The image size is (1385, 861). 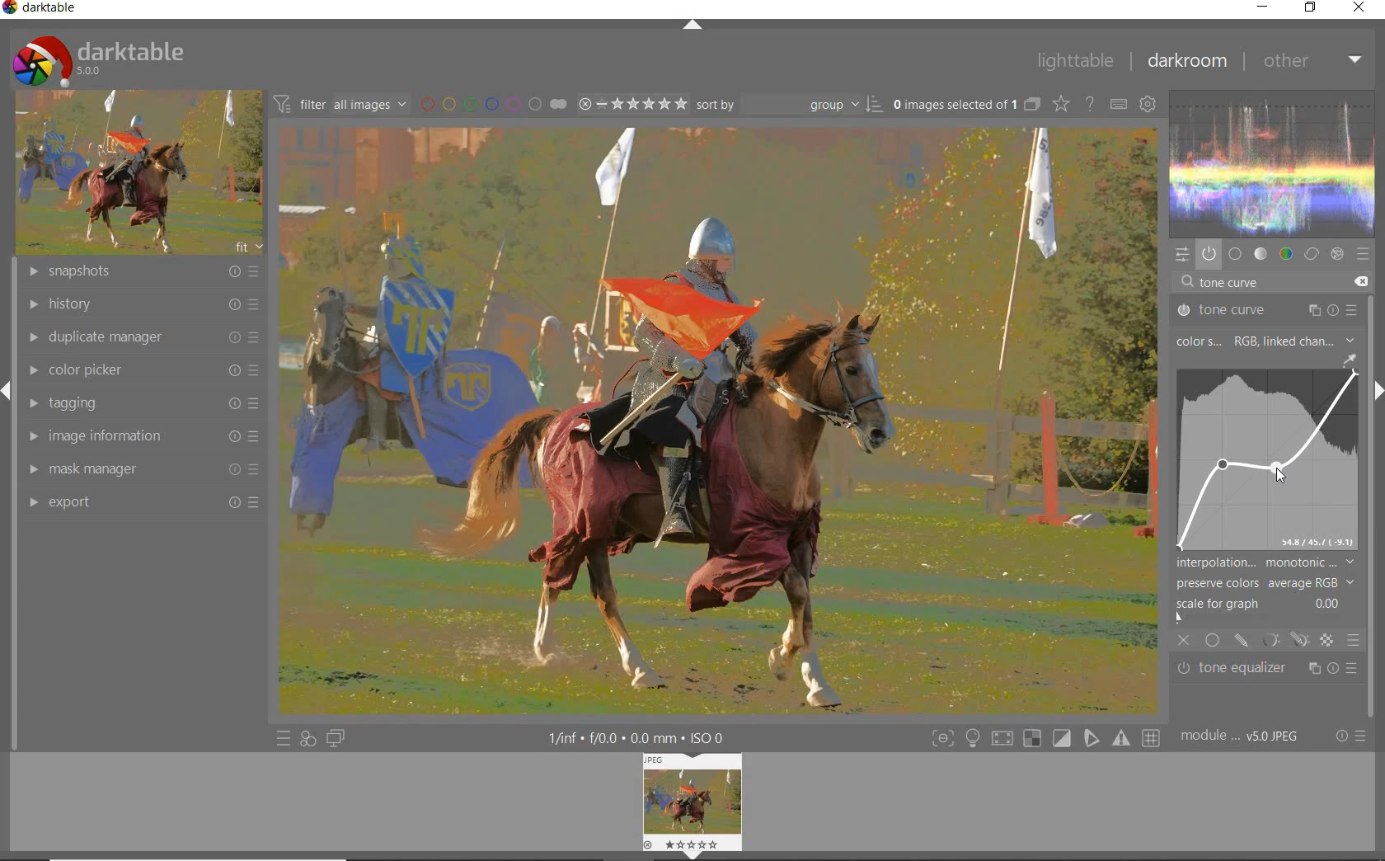 I want to click on tone equalizer, so click(x=1268, y=669).